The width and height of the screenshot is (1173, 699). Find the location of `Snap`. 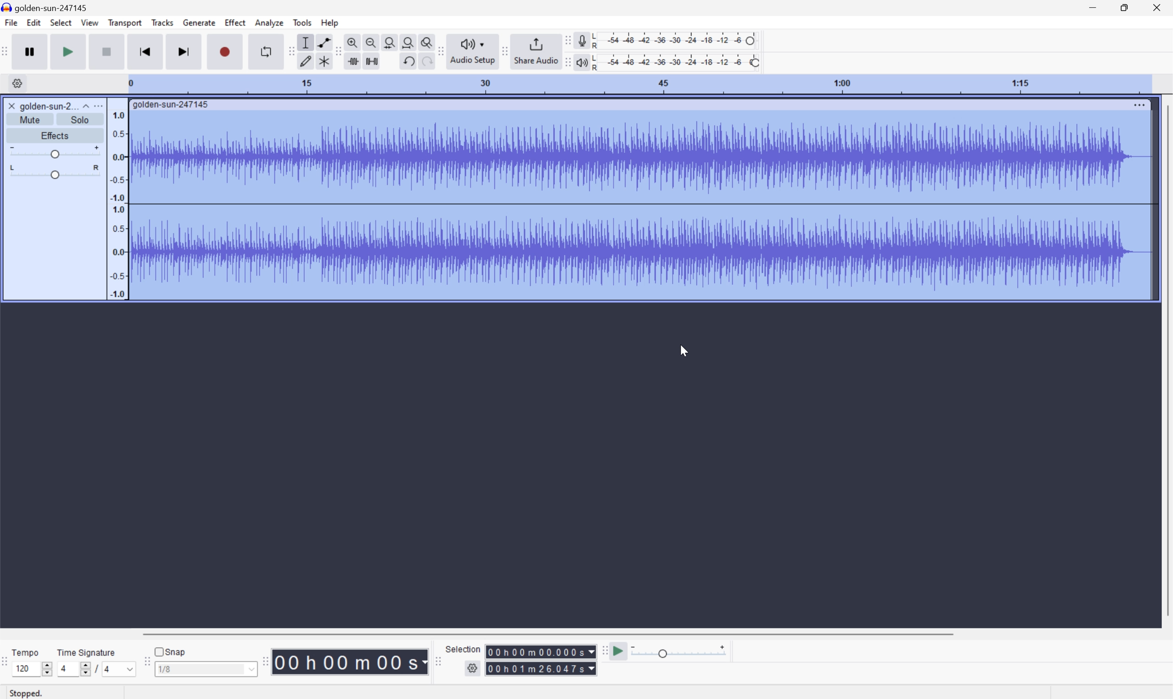

Snap is located at coordinates (171, 651).